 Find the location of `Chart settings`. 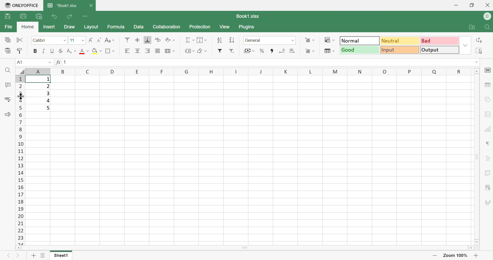

Chart settings is located at coordinates (488, 130).